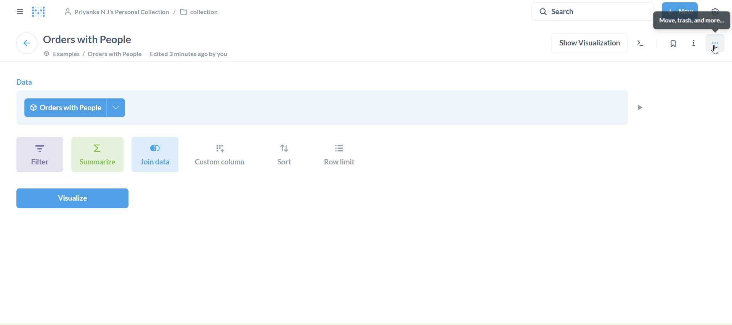 The image size is (732, 325). I want to click on search, so click(589, 11).